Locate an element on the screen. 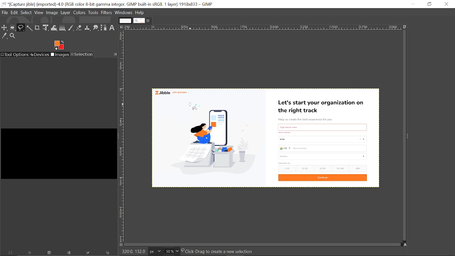 The image size is (455, 256). Eraser tool is located at coordinates (79, 28).